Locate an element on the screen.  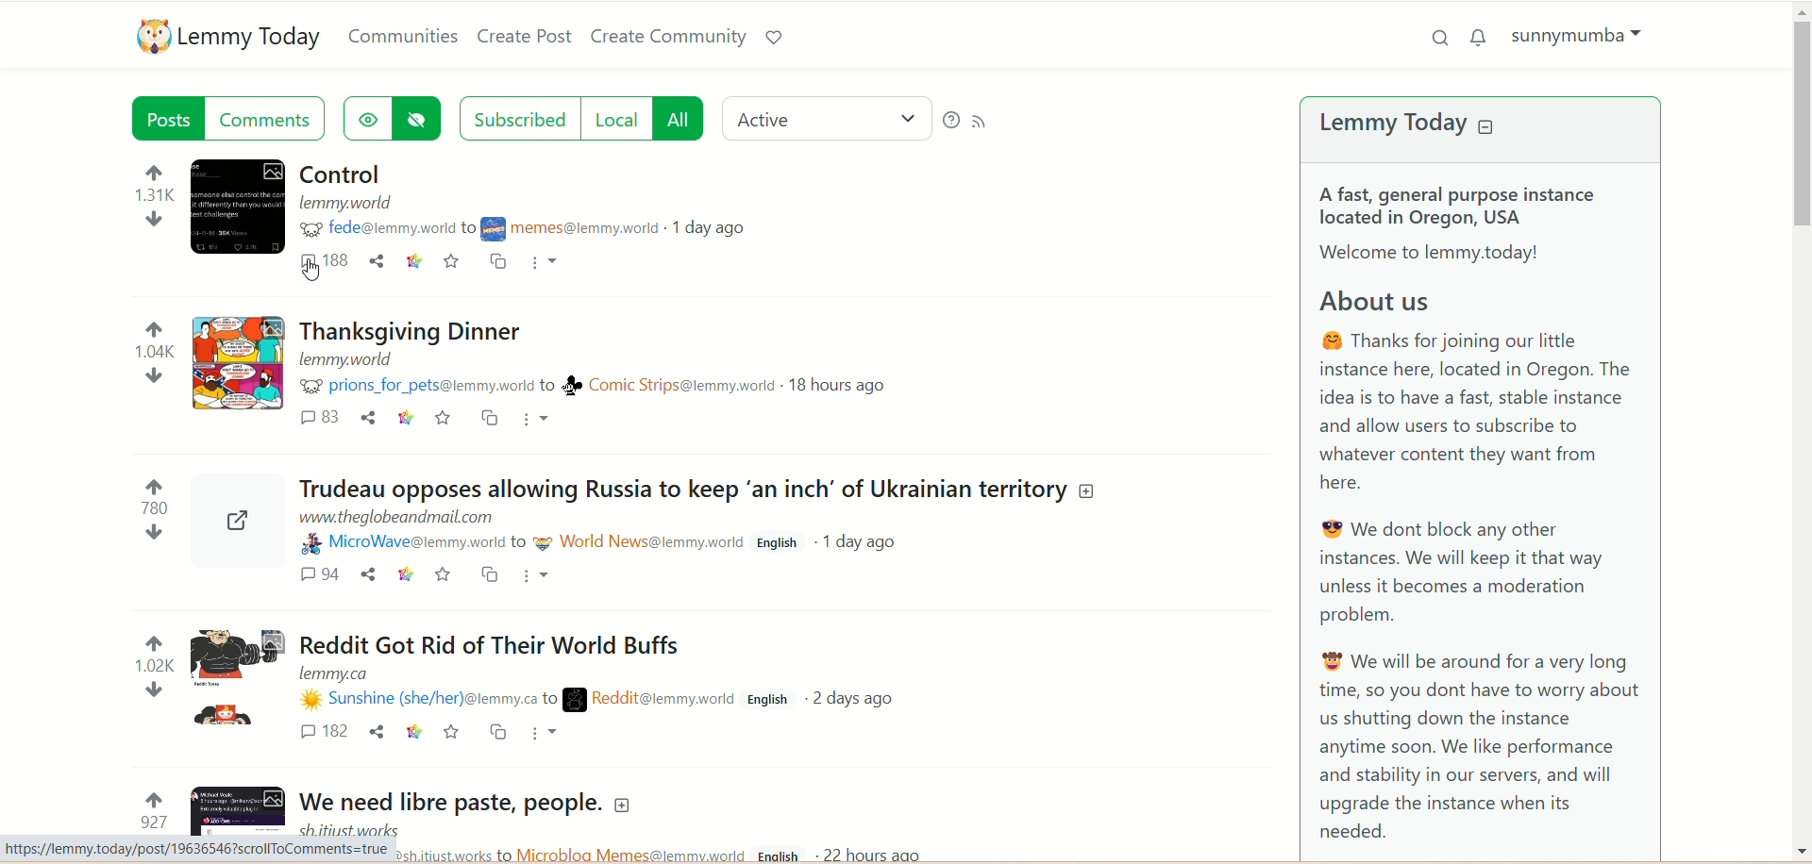
comment is located at coordinates (319, 267).